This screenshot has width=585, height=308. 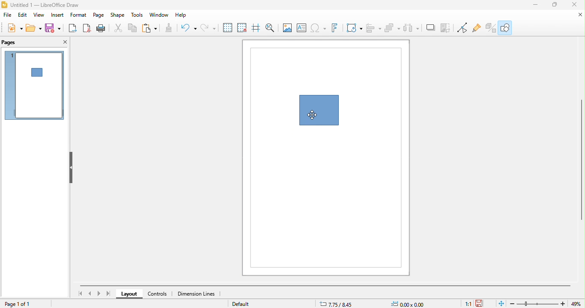 I want to click on shape, so click(x=118, y=16).